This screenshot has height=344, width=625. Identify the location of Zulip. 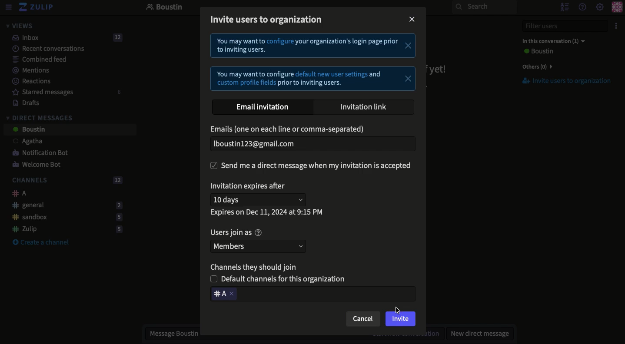
(64, 229).